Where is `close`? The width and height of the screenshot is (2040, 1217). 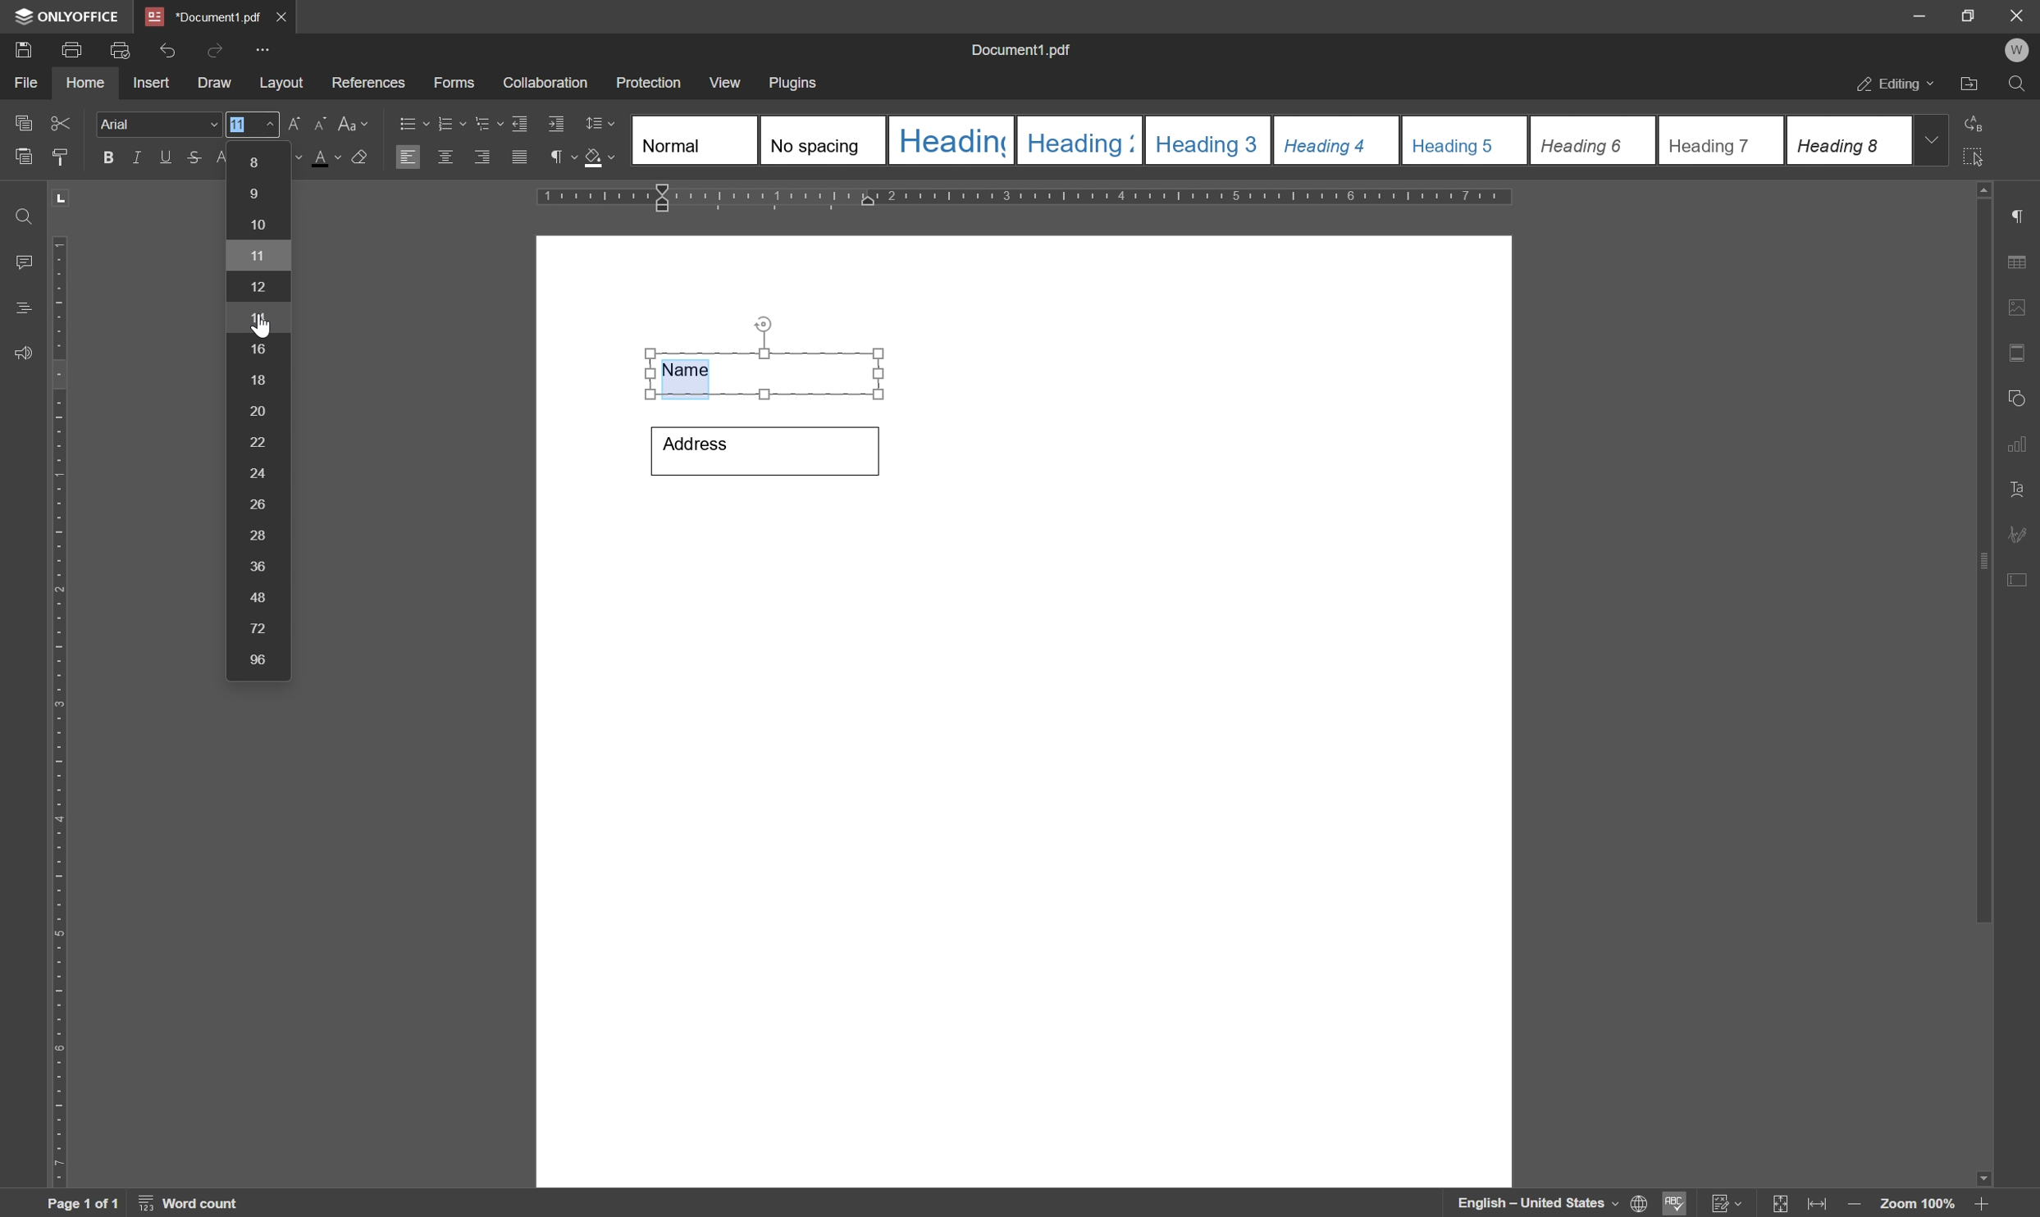
close is located at coordinates (2016, 14).